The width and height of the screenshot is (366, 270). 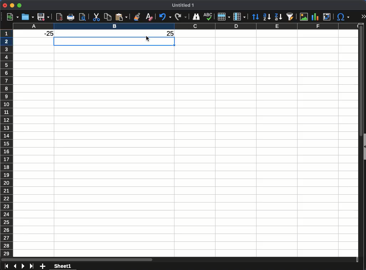 I want to click on cut, so click(x=96, y=17).